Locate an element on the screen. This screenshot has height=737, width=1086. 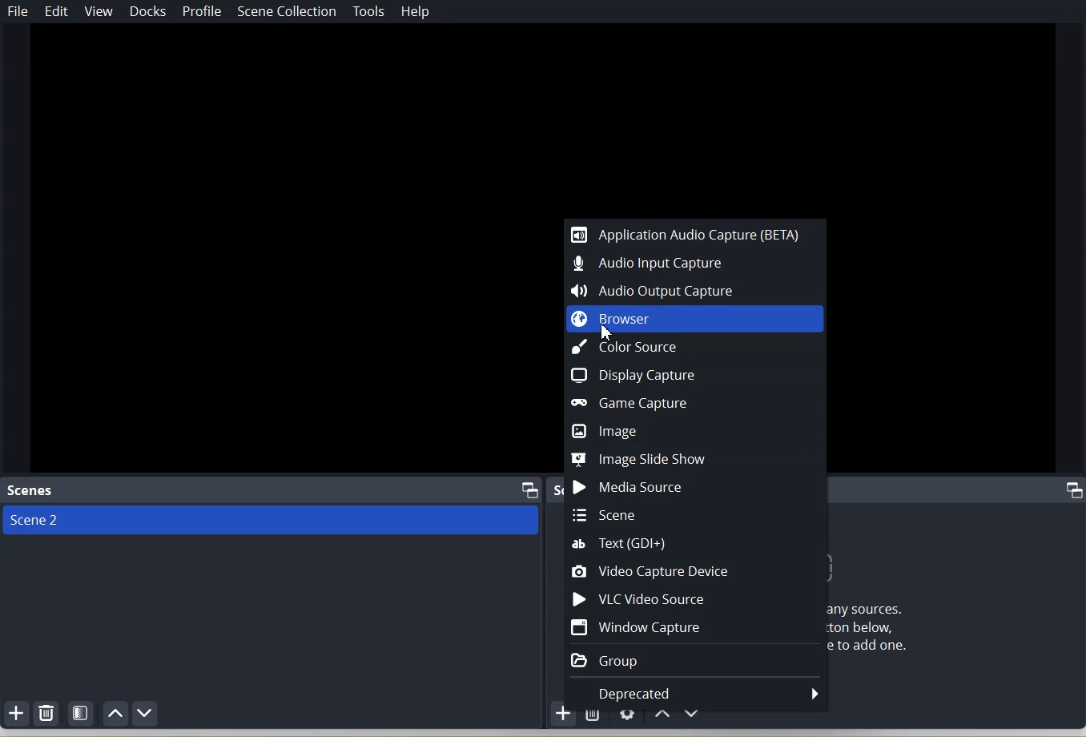
Tools is located at coordinates (370, 10).